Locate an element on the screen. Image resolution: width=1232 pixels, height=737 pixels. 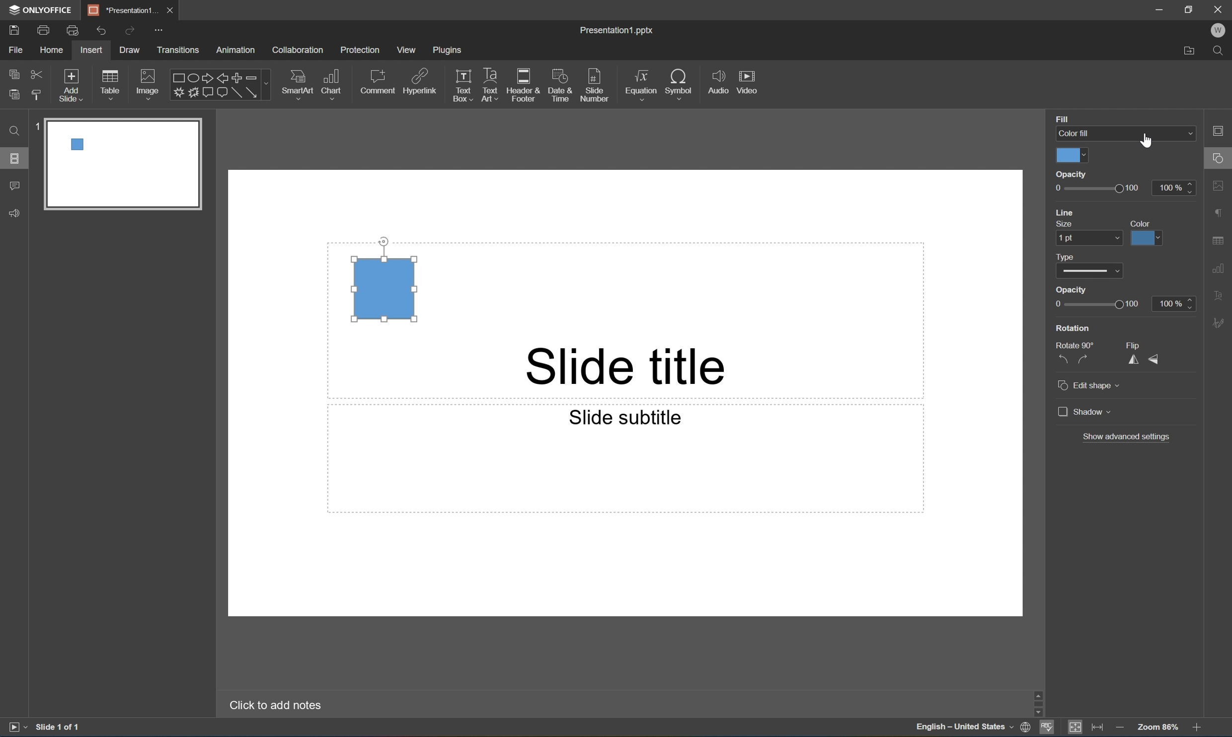
Arrow is located at coordinates (252, 92).